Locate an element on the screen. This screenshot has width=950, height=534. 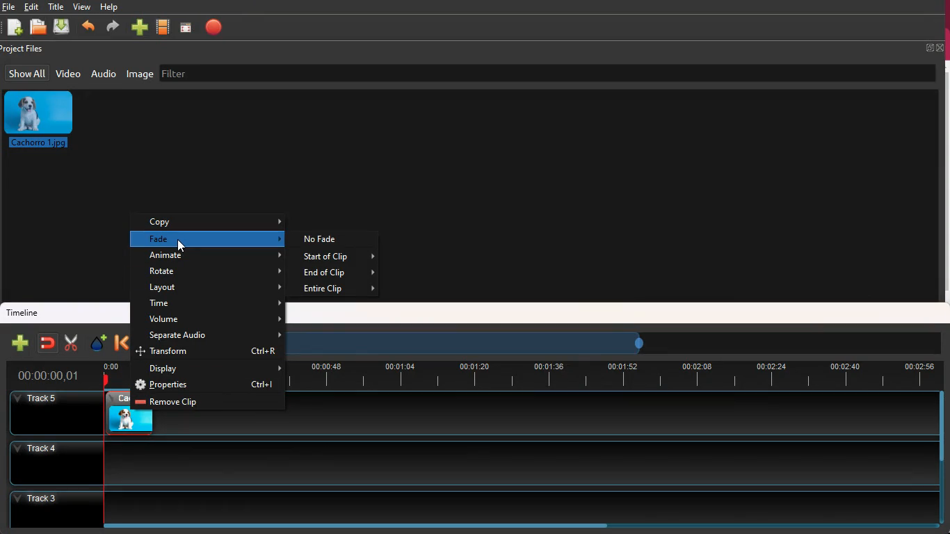
image is located at coordinates (42, 121).